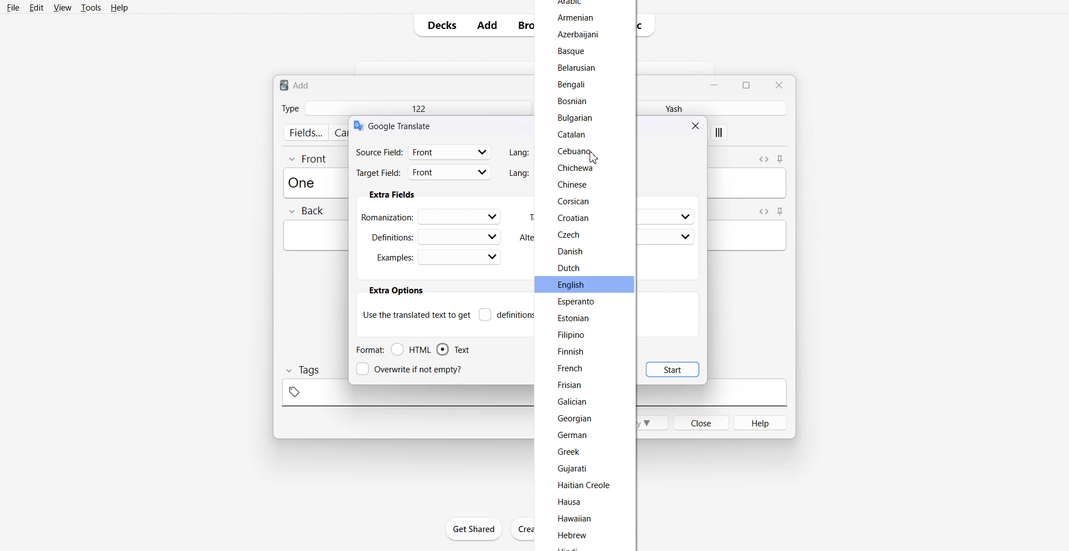  I want to click on Format, so click(369, 350).